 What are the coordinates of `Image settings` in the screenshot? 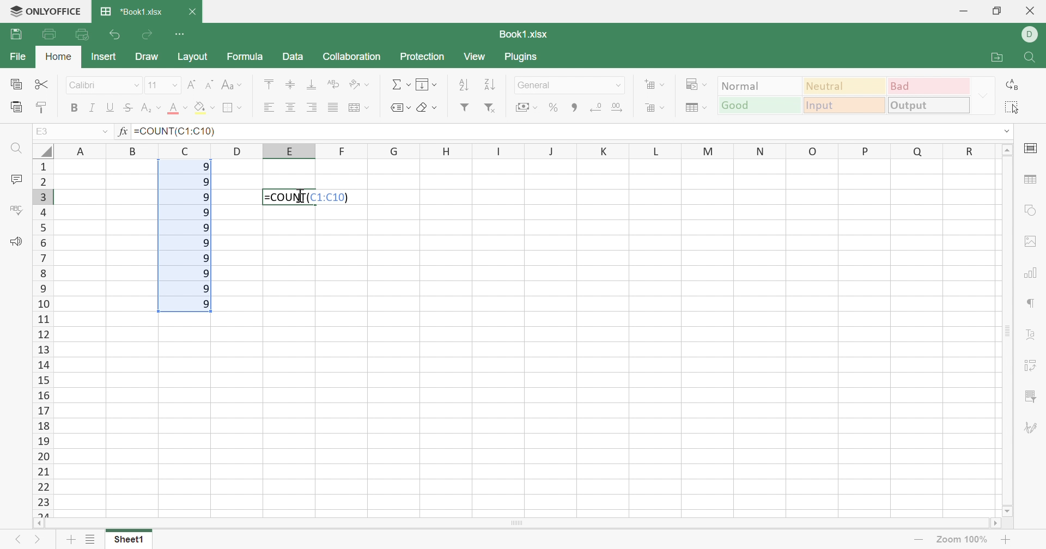 It's located at (1030, 242).